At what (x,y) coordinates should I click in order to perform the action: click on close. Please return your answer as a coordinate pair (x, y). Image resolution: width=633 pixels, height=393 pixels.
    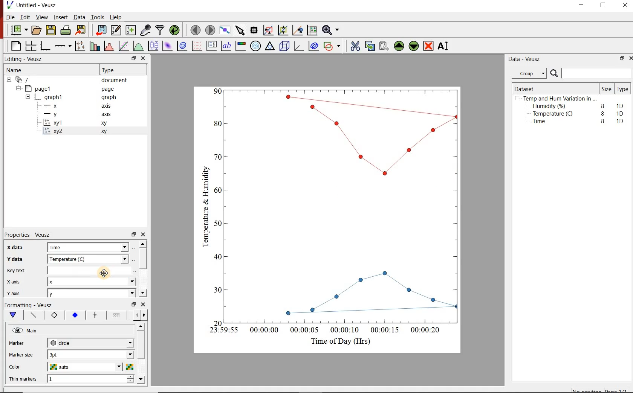
    Looking at the image, I should click on (625, 5).